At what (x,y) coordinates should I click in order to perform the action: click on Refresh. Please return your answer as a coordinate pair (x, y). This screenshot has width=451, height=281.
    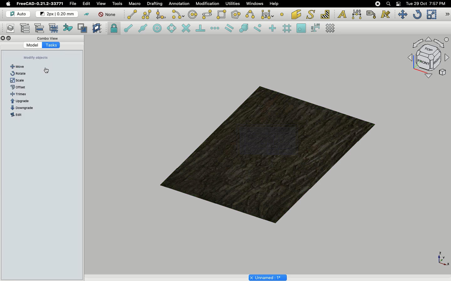
    Looking at the image, I should click on (417, 15).